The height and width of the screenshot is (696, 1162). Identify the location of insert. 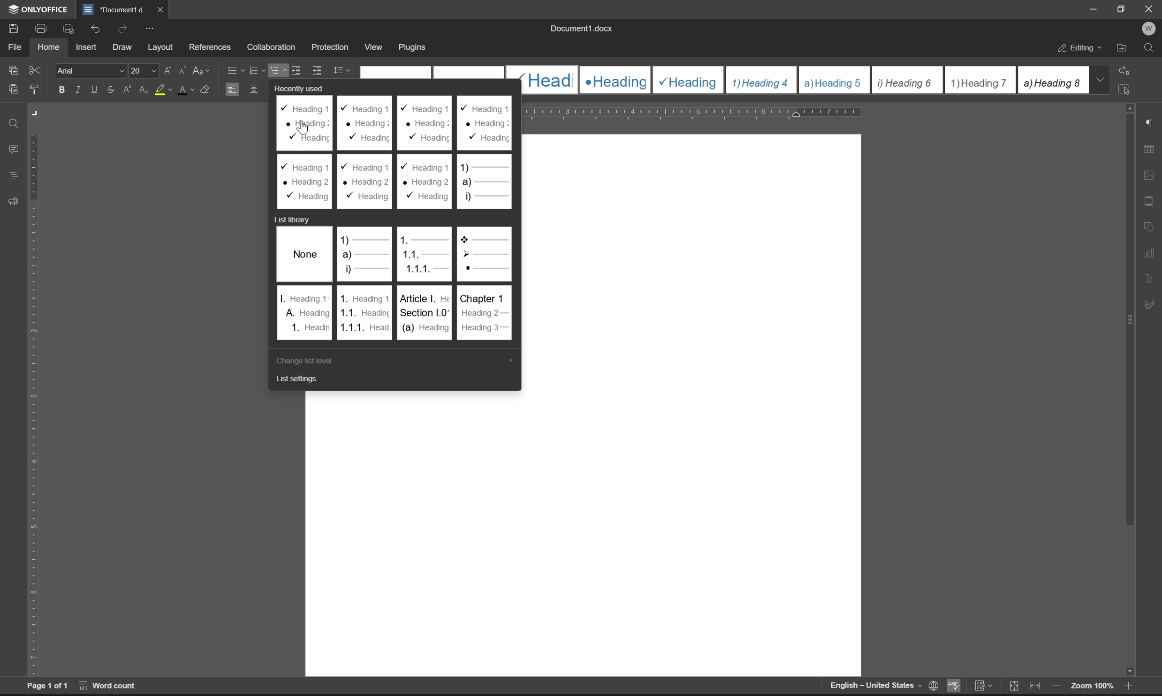
(86, 46).